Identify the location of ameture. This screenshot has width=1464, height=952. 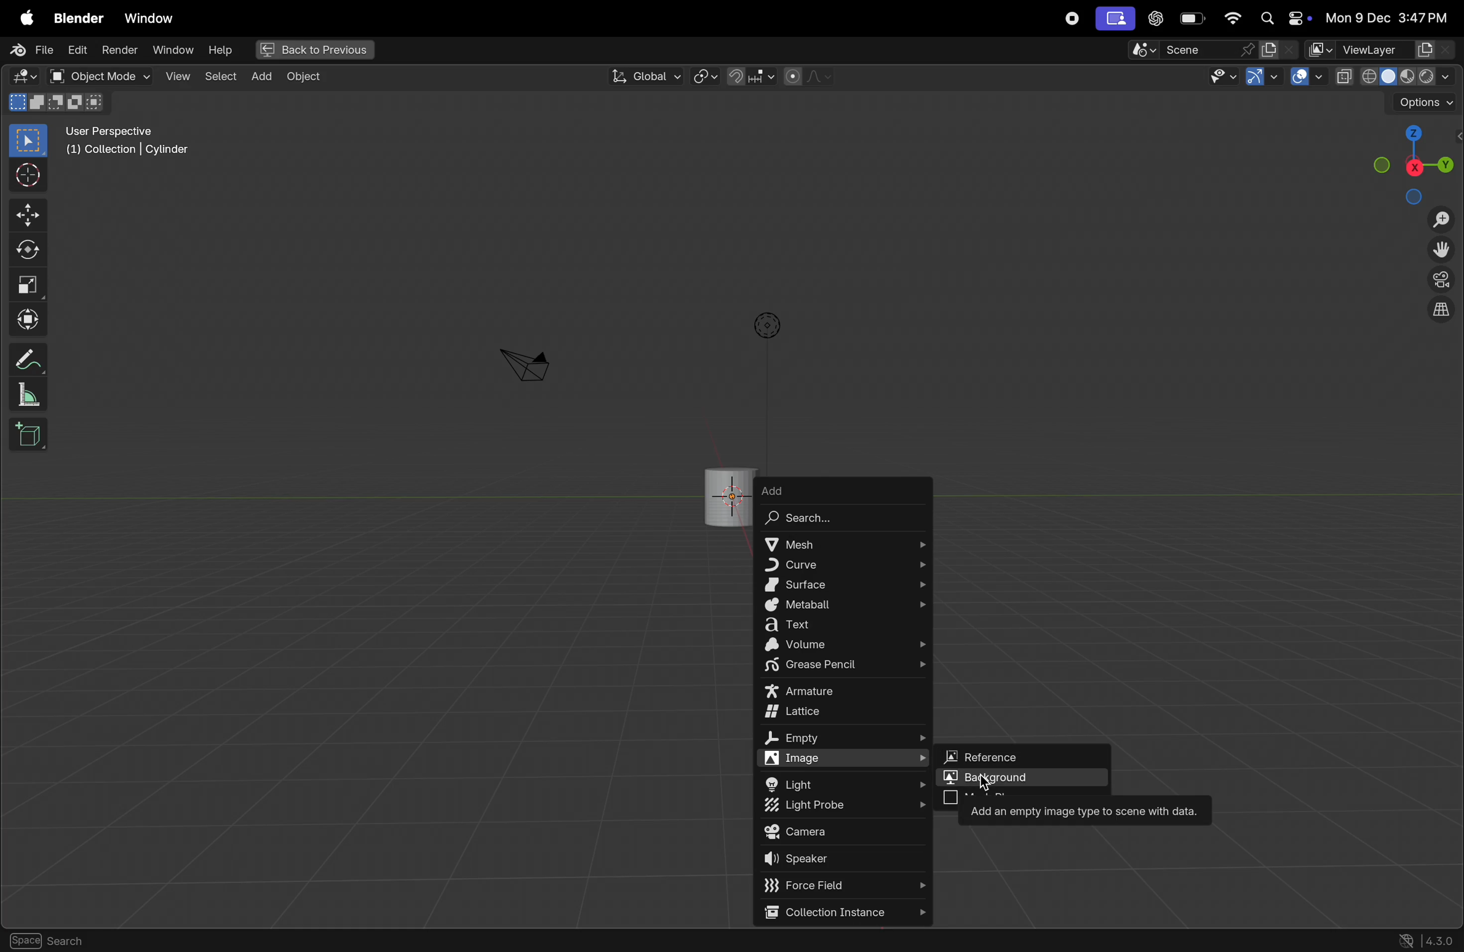
(844, 692).